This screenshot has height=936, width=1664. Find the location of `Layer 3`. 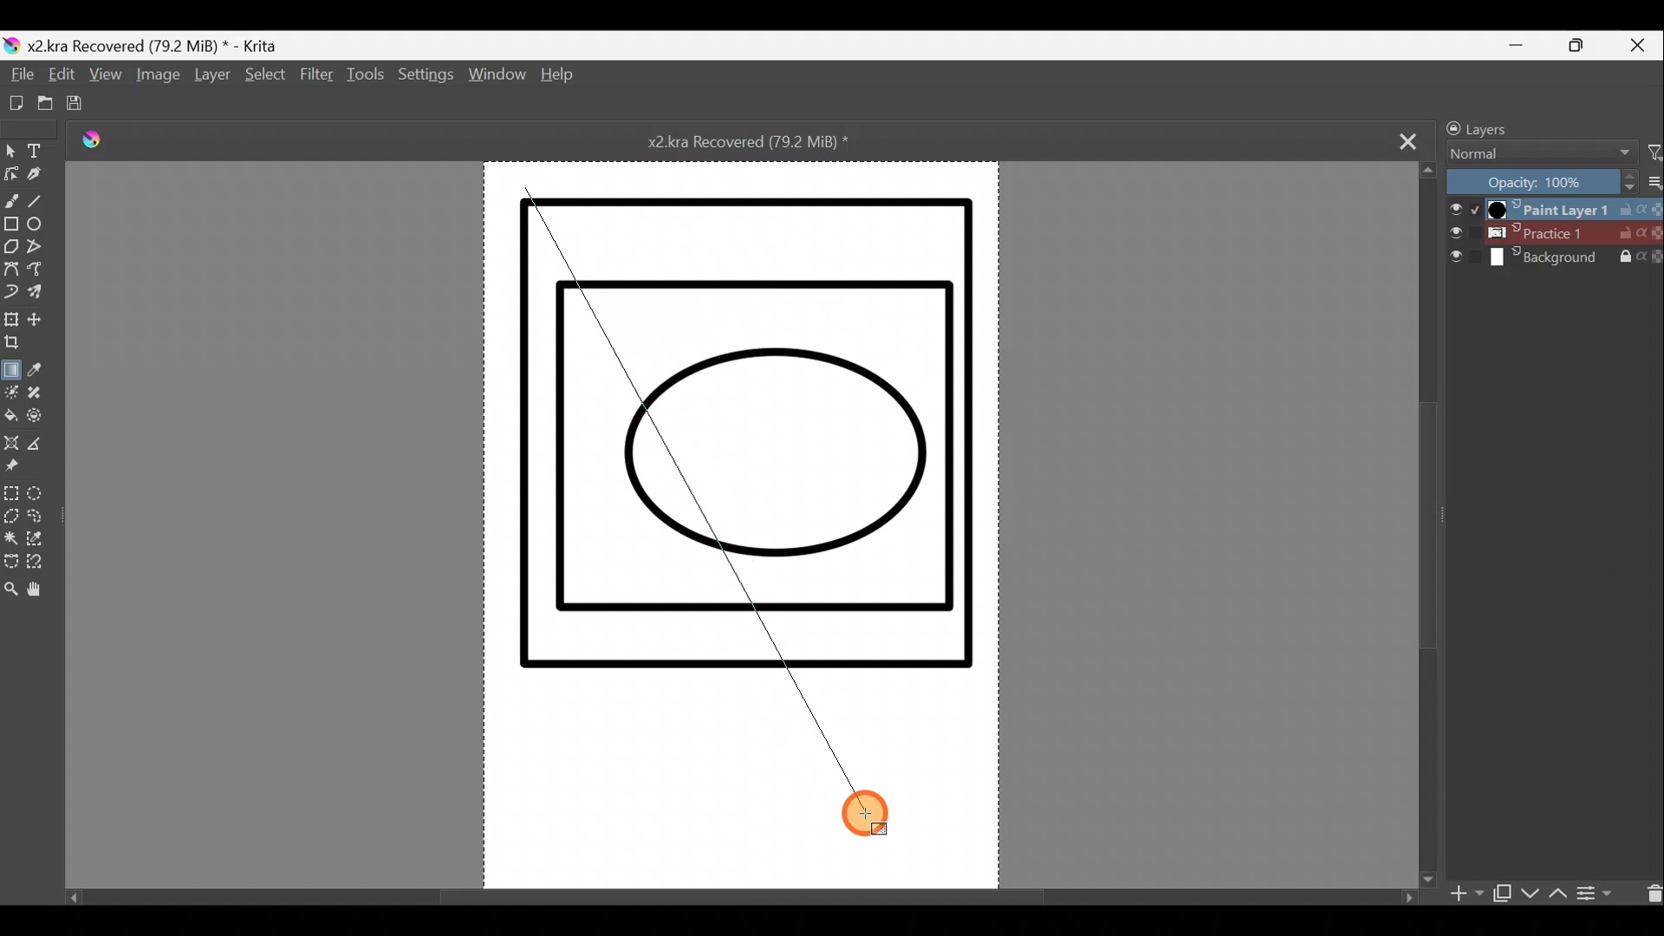

Layer 3 is located at coordinates (1555, 259).